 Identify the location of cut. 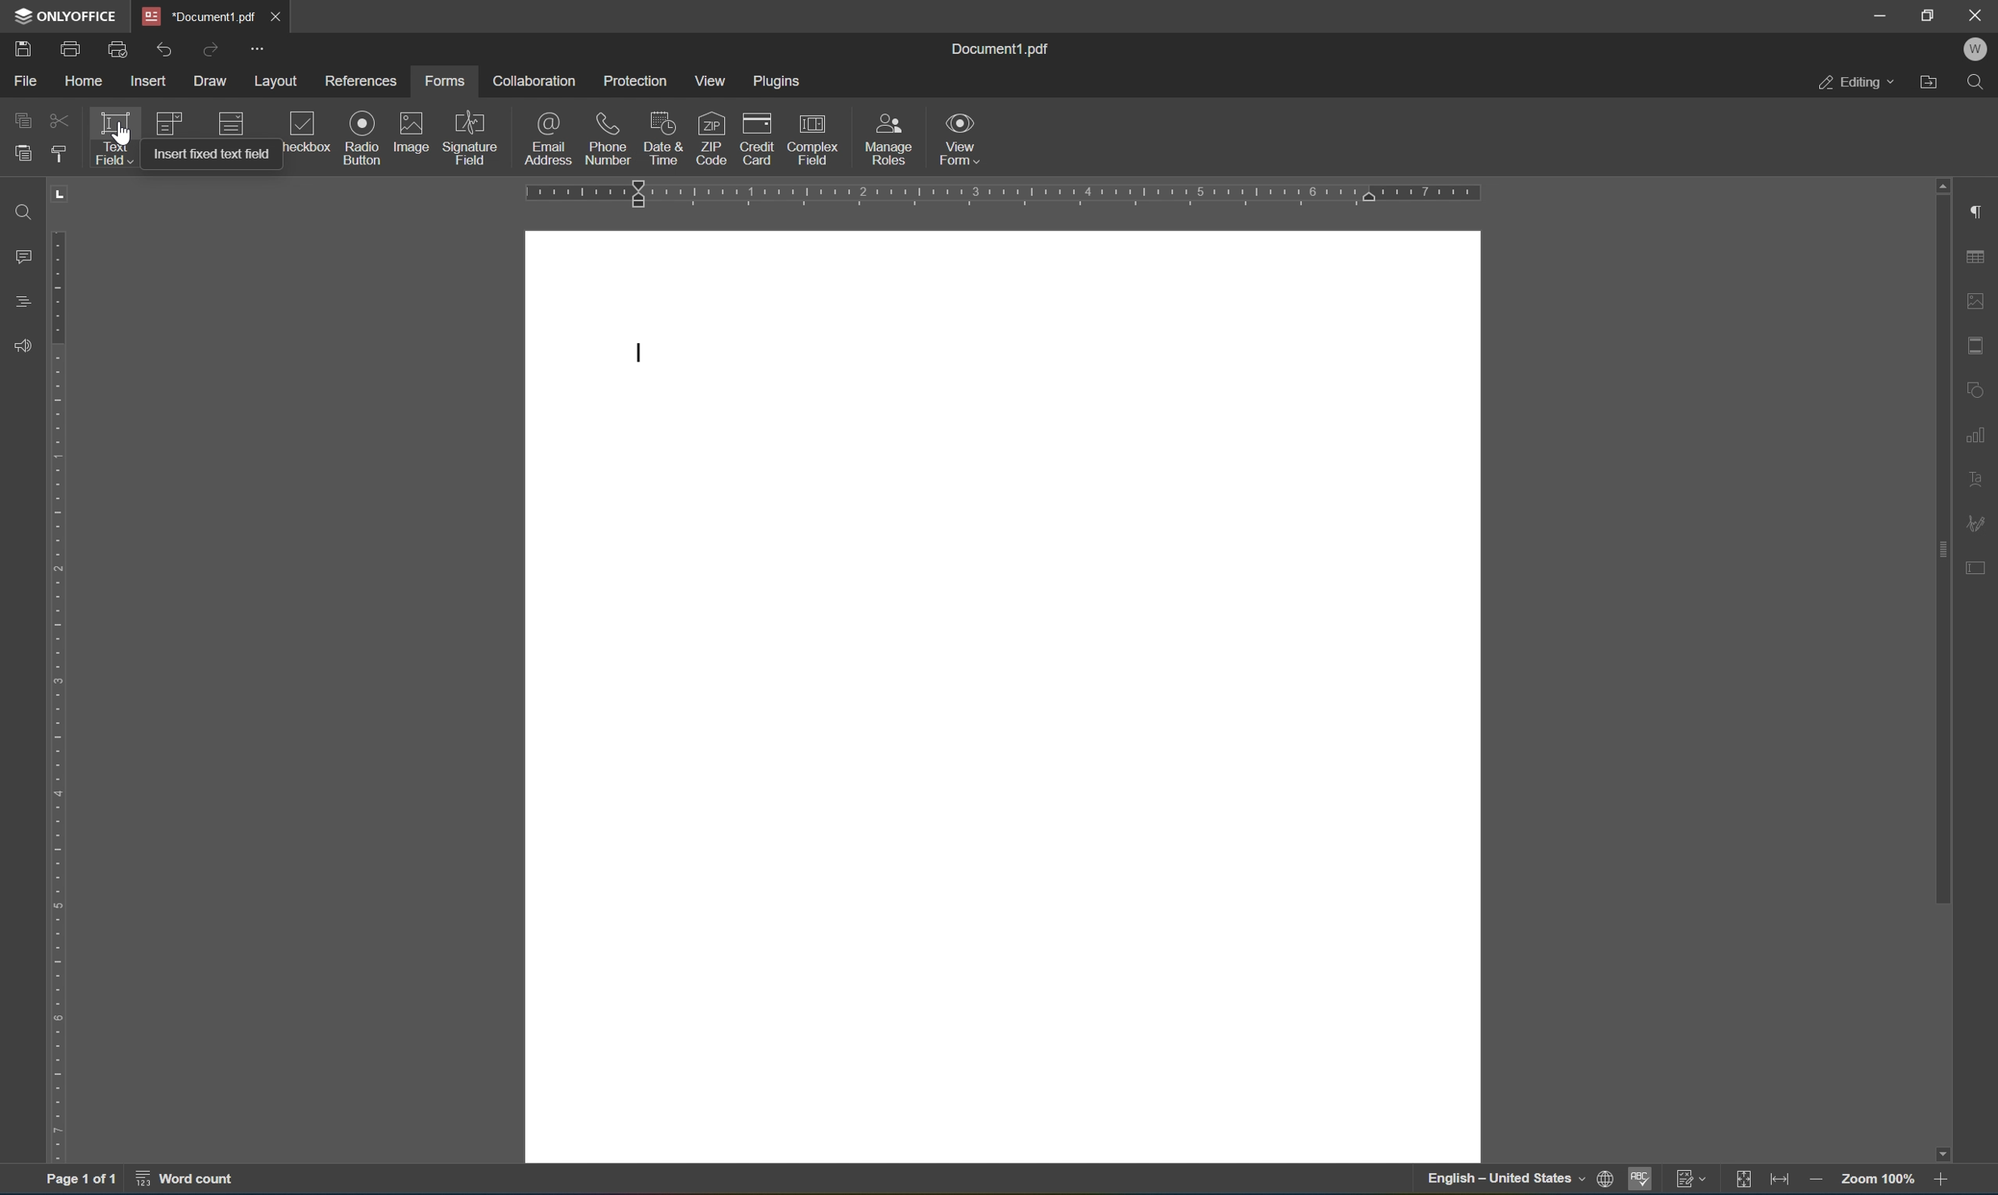
(60, 122).